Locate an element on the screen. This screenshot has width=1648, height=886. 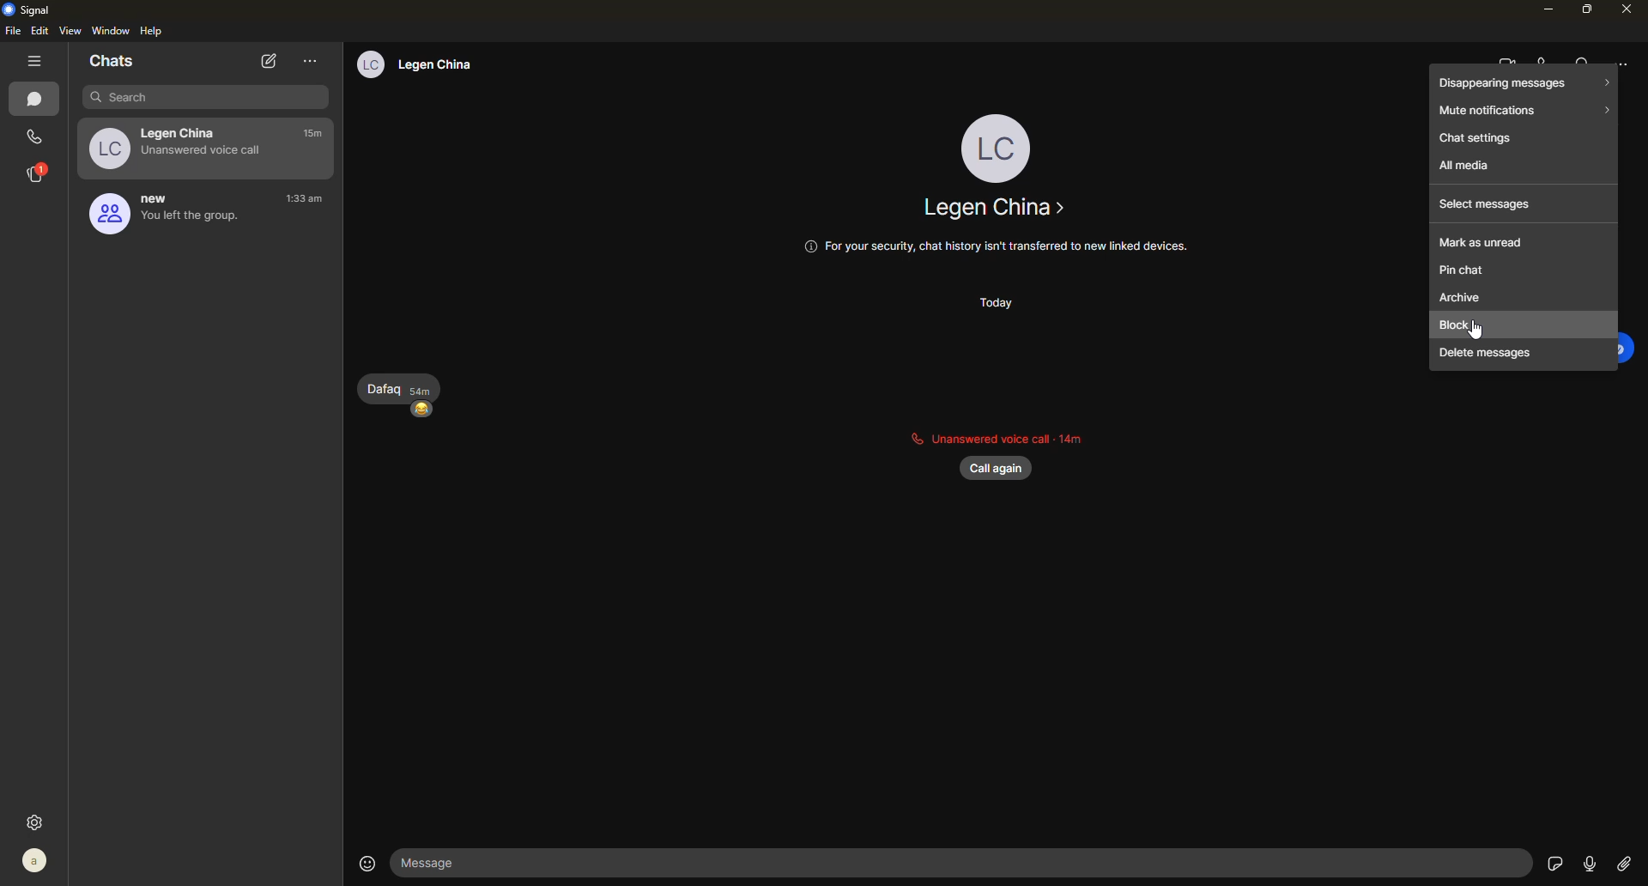
edit is located at coordinates (41, 31).